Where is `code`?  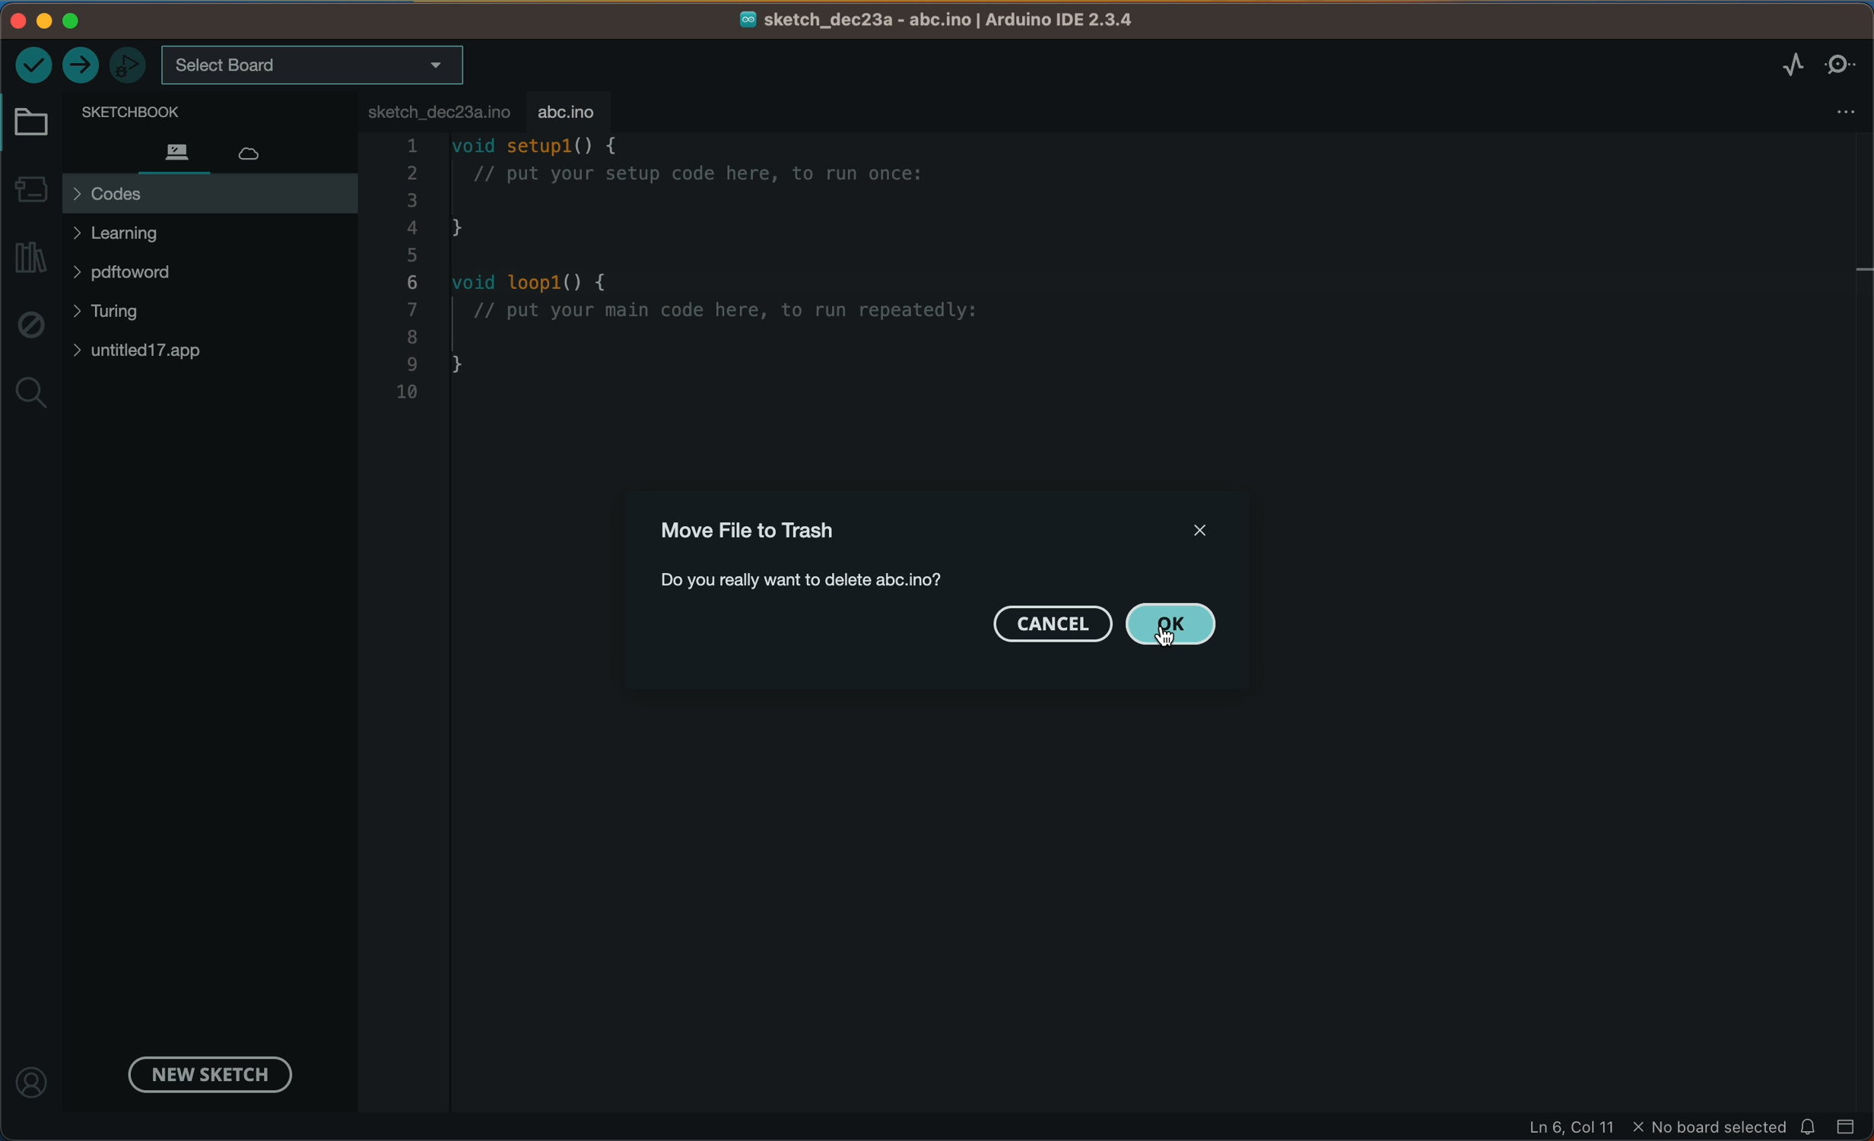 code is located at coordinates (769, 284).